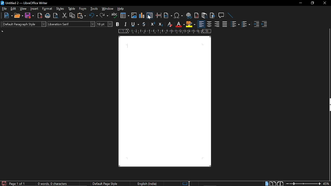 The image size is (331, 186). What do you see at coordinates (83, 9) in the screenshot?
I see `form` at bounding box center [83, 9].